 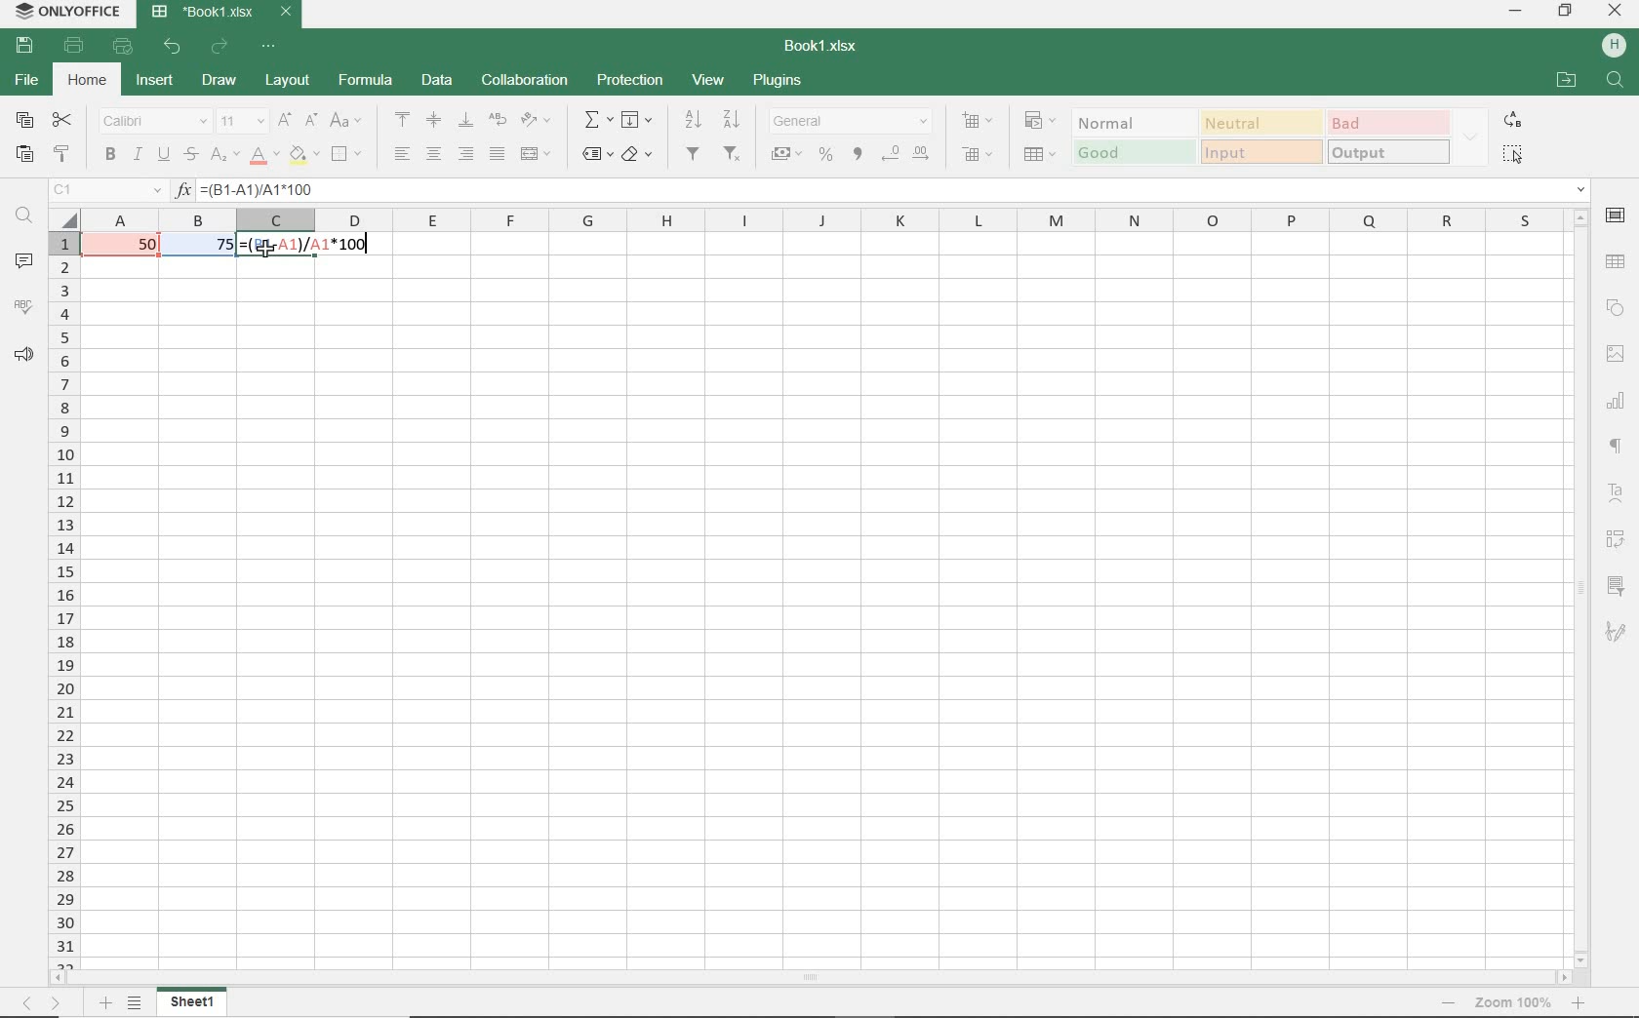 I want to click on delete cells, so click(x=1040, y=156).